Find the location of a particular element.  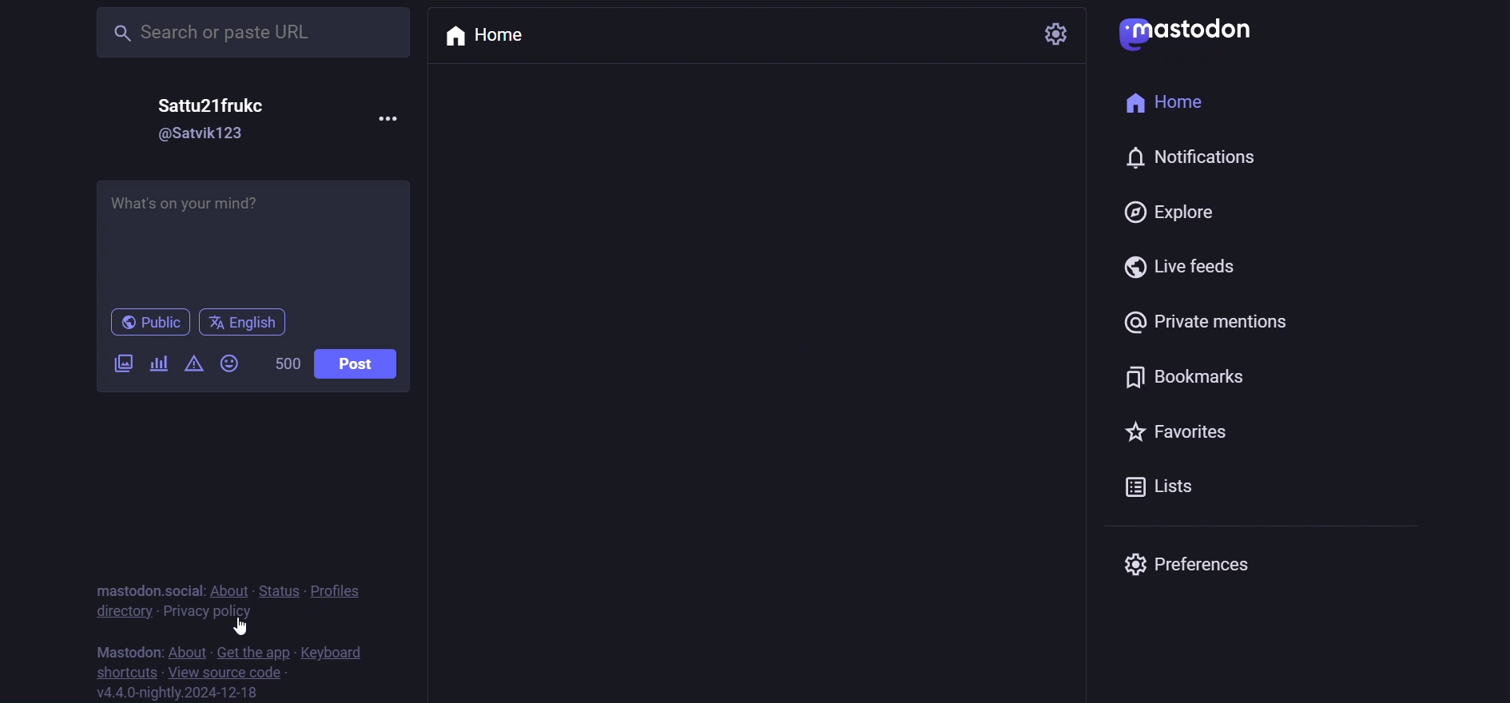

profiles is located at coordinates (340, 587).